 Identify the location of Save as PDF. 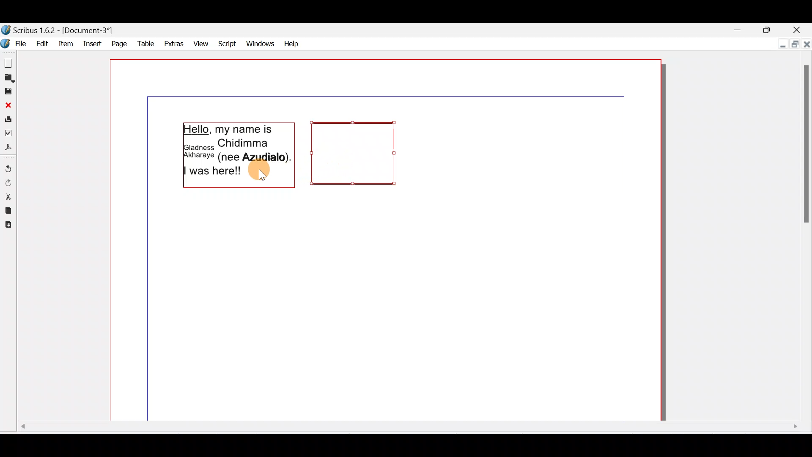
(8, 148).